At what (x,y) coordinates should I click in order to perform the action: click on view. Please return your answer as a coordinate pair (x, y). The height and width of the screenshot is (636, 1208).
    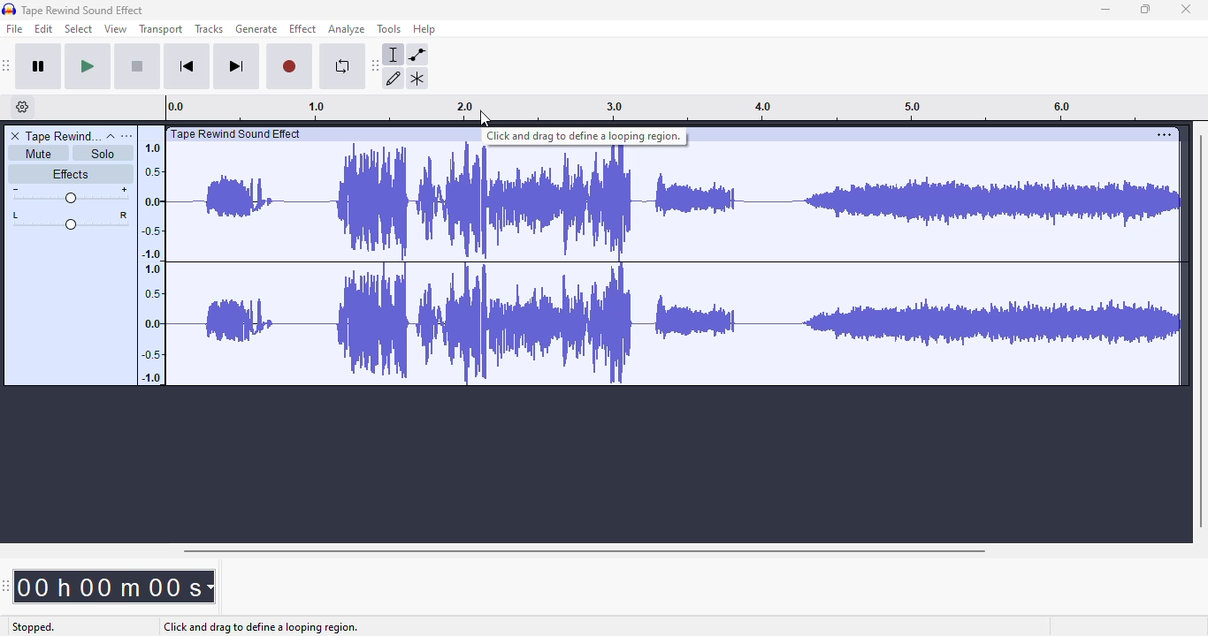
    Looking at the image, I should click on (116, 29).